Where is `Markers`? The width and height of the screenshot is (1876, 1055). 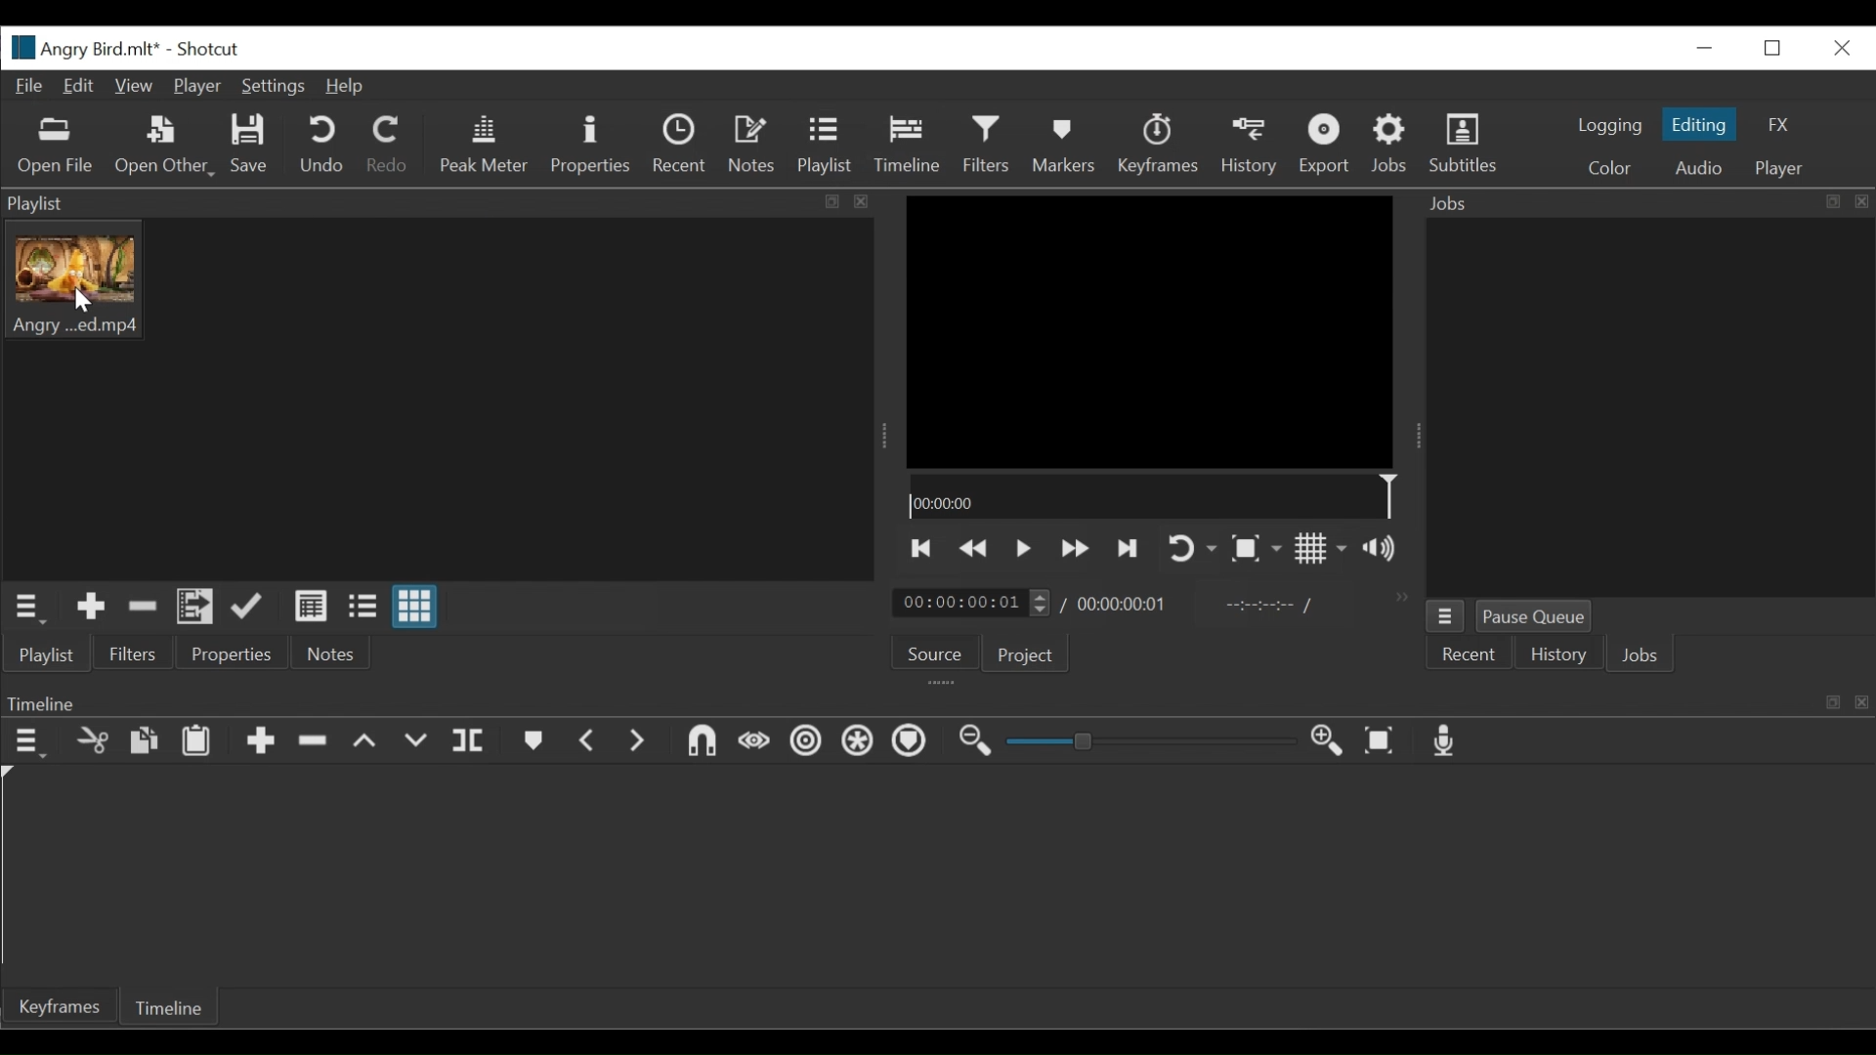 Markers is located at coordinates (1063, 146).